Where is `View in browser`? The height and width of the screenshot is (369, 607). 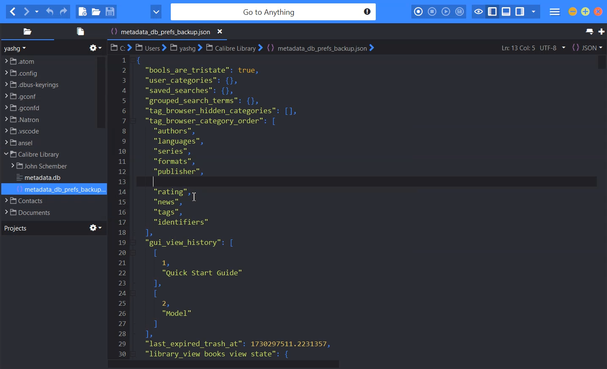 View in browser is located at coordinates (156, 12).